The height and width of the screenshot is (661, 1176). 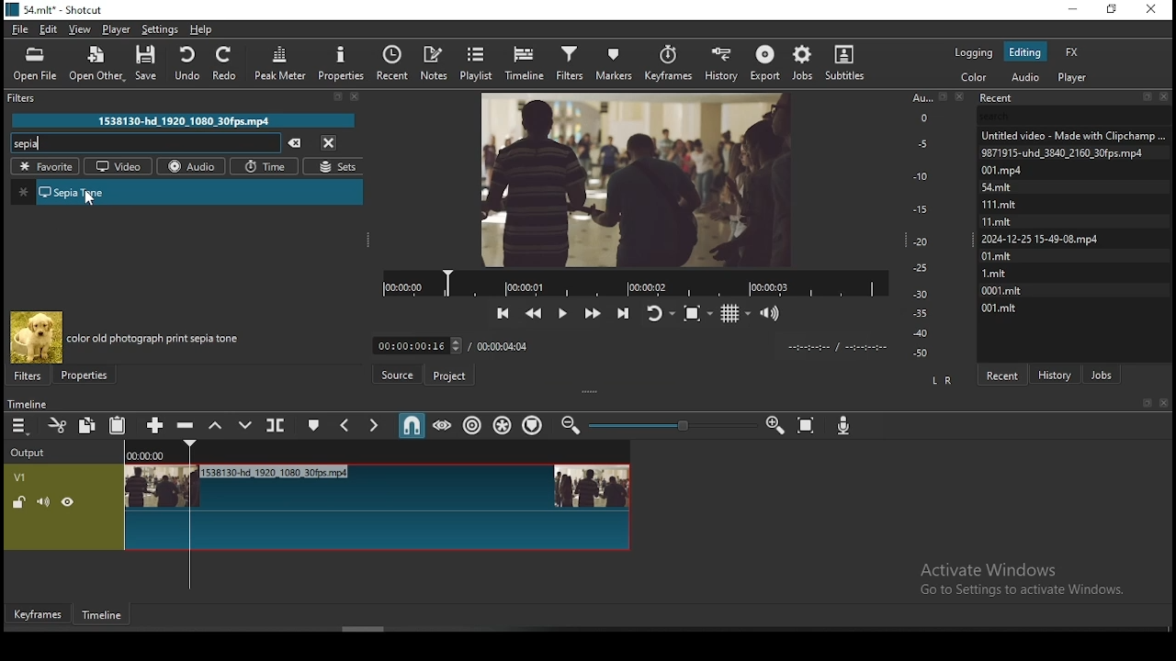 What do you see at coordinates (201, 28) in the screenshot?
I see `help` at bounding box center [201, 28].